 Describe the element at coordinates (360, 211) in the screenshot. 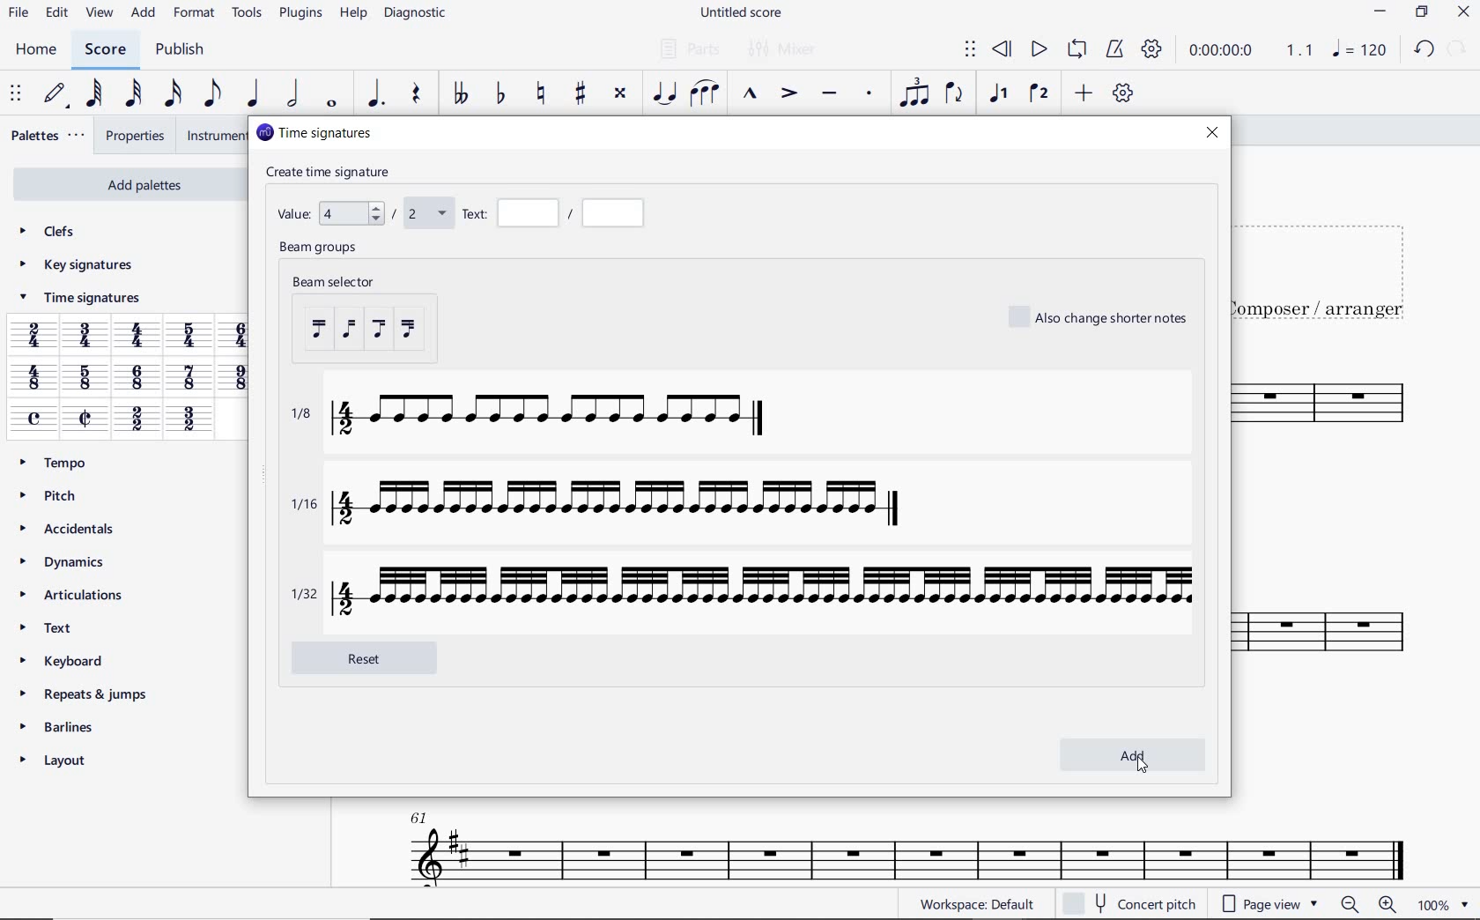

I see `value 4 / 2` at that location.